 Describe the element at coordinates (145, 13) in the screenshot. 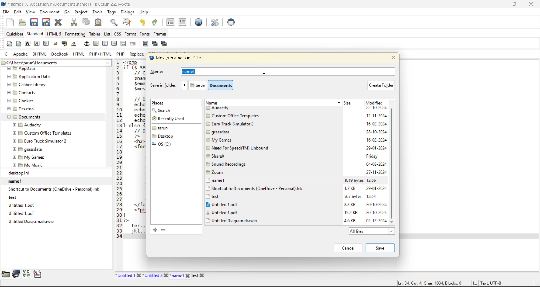

I see `help` at that location.